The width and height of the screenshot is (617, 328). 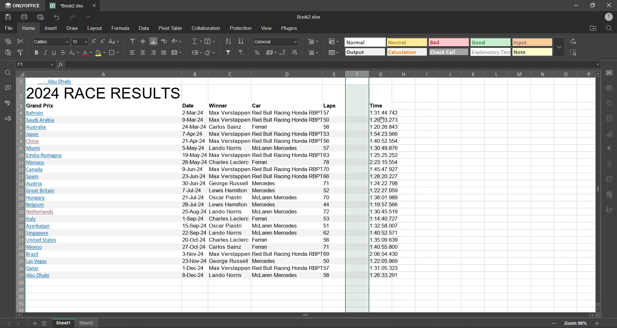 What do you see at coordinates (176, 52) in the screenshot?
I see `merge and center` at bounding box center [176, 52].